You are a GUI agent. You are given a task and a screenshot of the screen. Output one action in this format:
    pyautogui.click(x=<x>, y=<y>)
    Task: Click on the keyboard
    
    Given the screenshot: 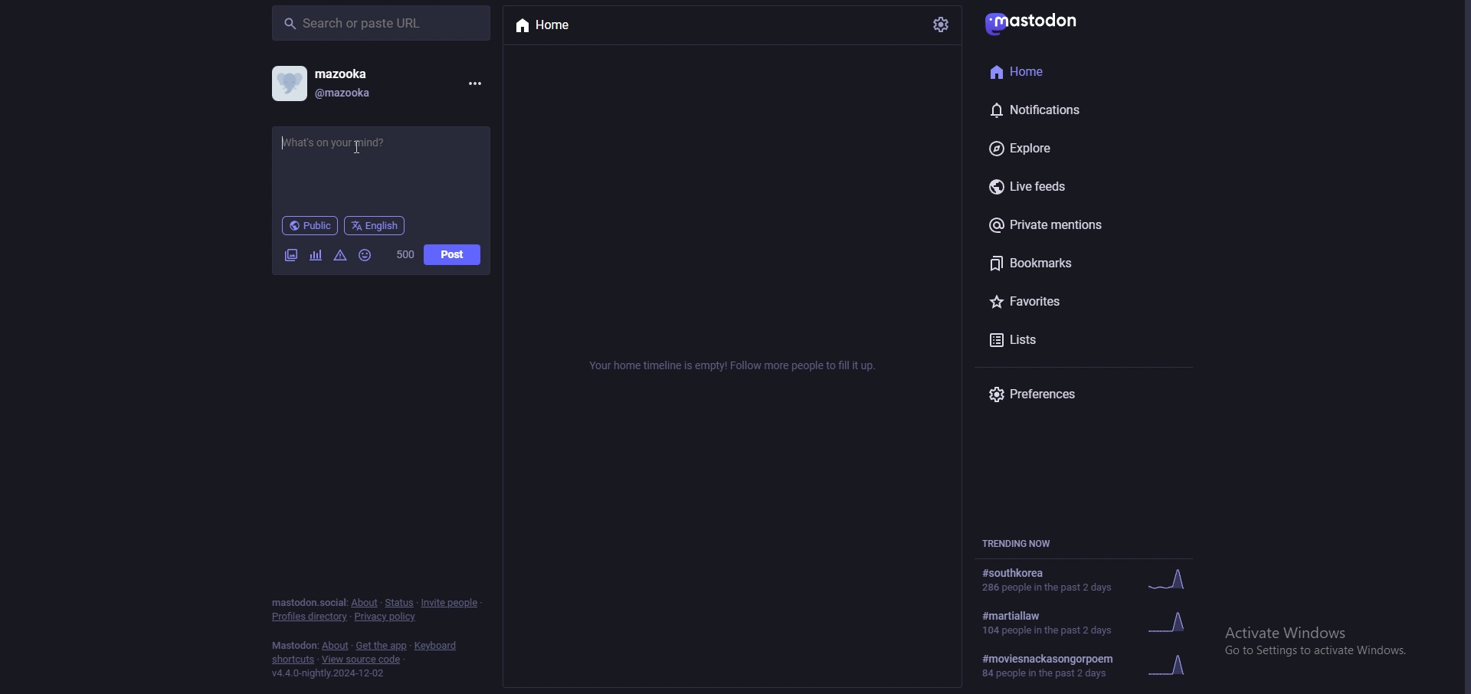 What is the action you would take?
    pyautogui.click(x=437, y=646)
    